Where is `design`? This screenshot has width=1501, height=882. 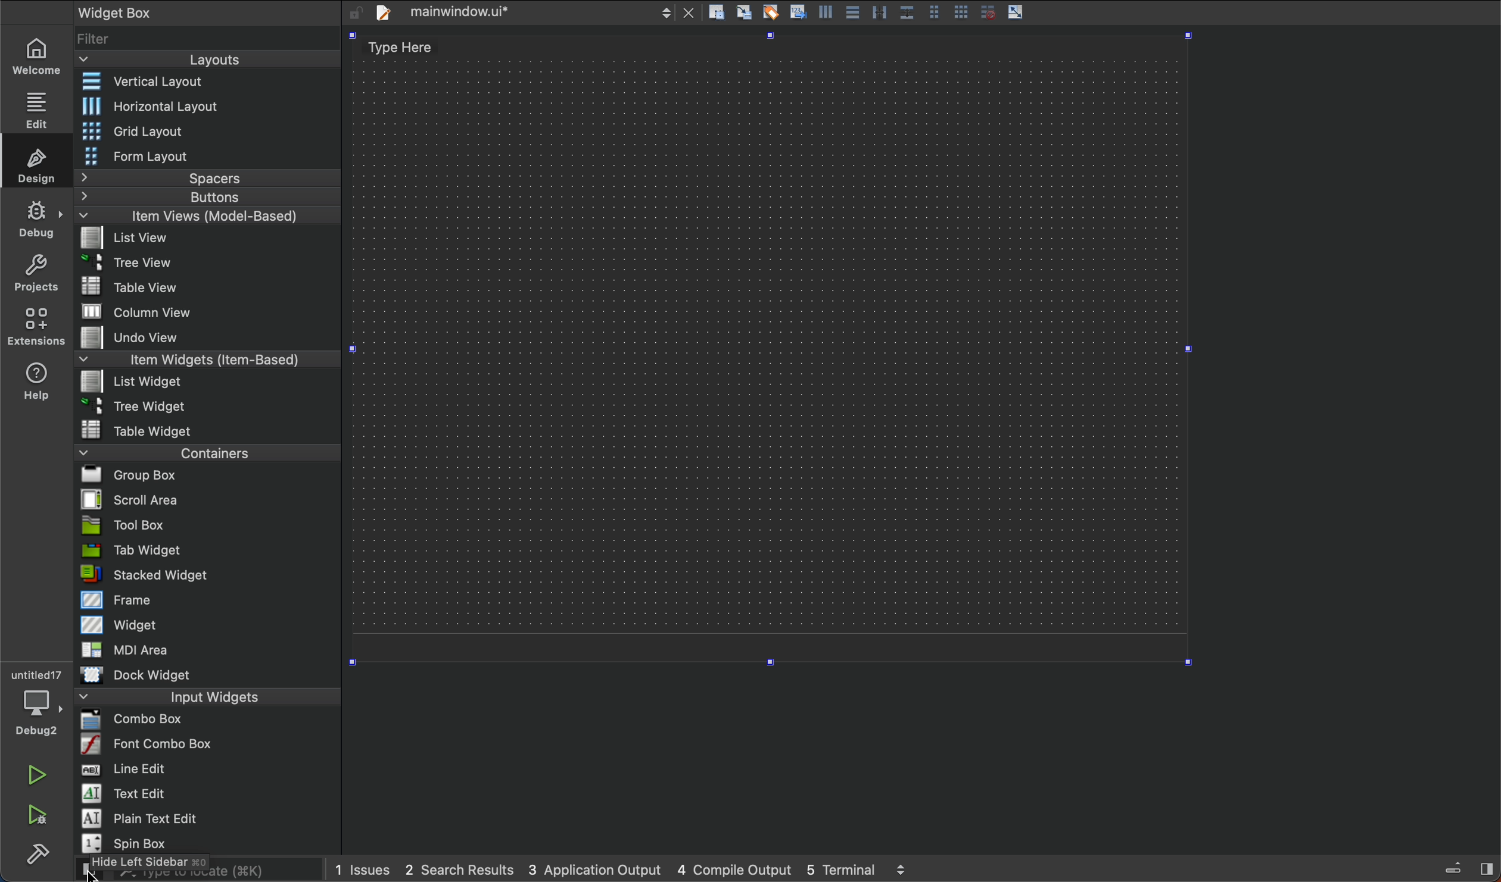 design is located at coordinates (36, 168).